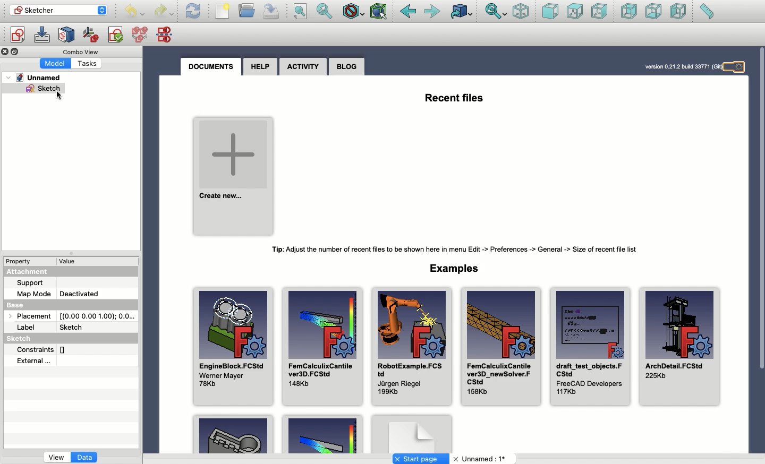 Image resolution: width=765 pixels, height=464 pixels. I want to click on Sketcher, so click(52, 10).